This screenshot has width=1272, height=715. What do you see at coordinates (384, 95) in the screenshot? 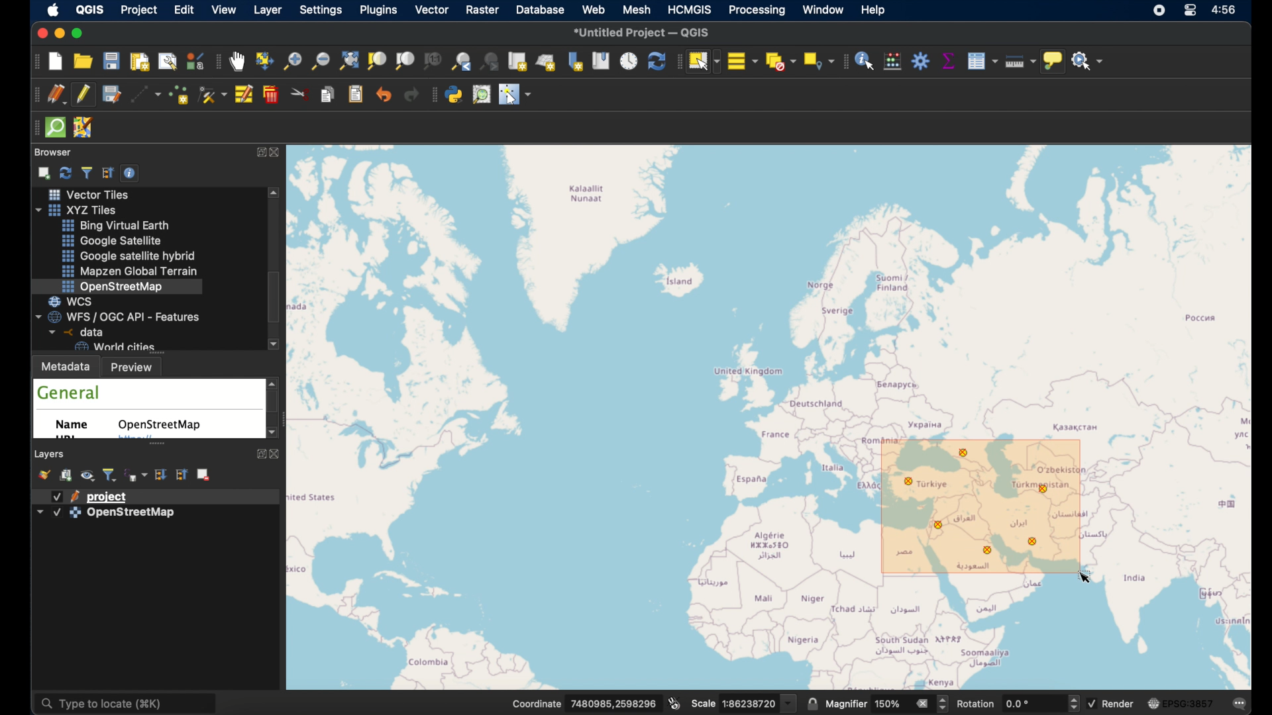
I see `undo` at bounding box center [384, 95].